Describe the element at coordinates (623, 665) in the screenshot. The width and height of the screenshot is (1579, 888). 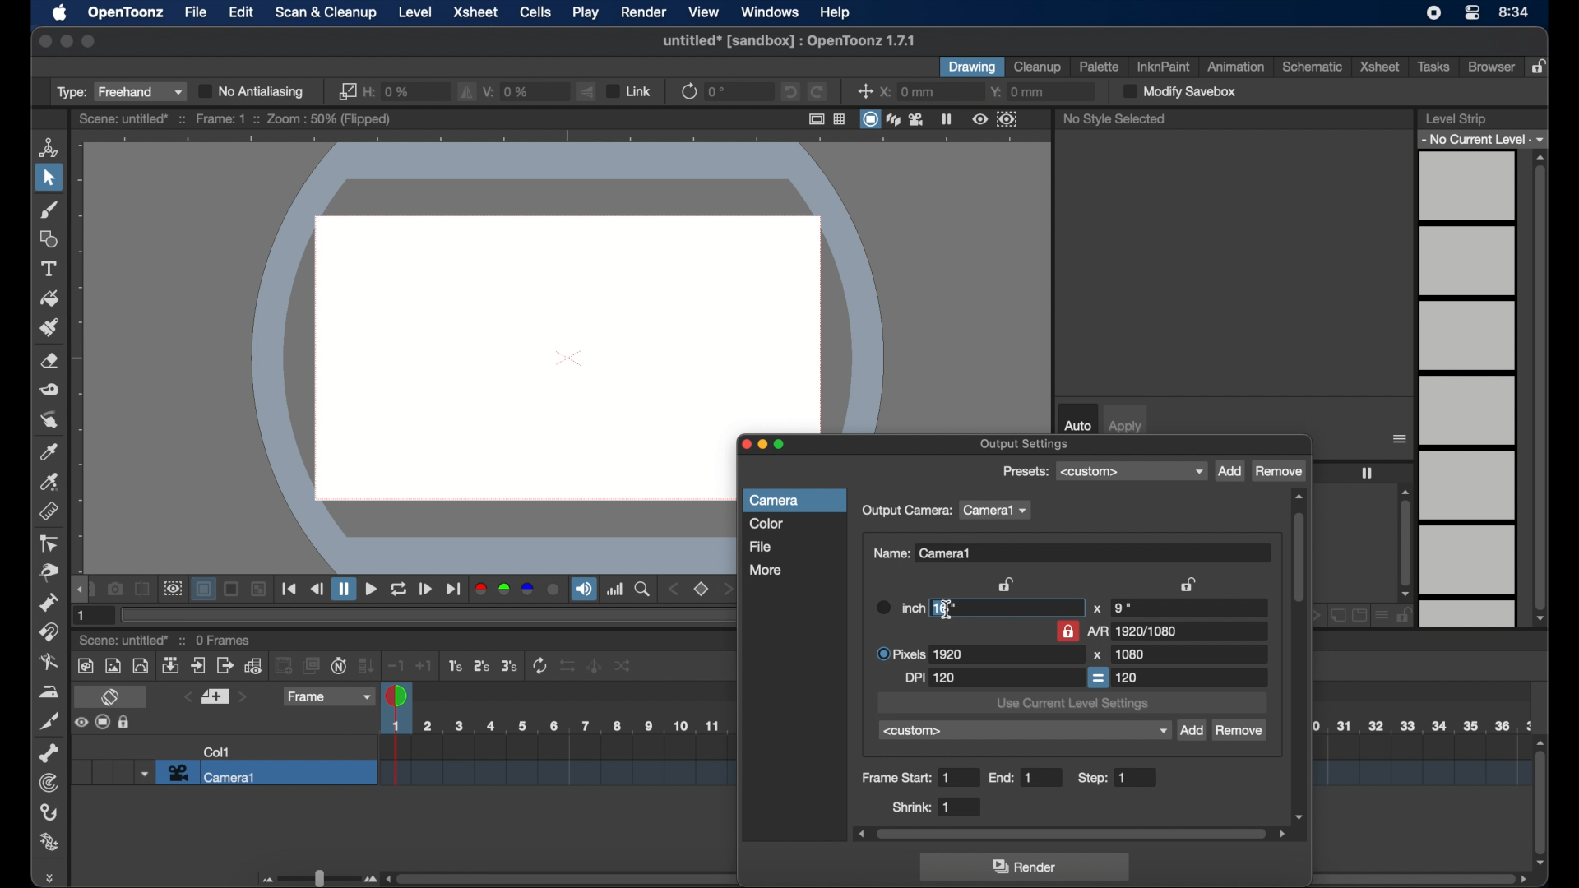
I see `` at that location.